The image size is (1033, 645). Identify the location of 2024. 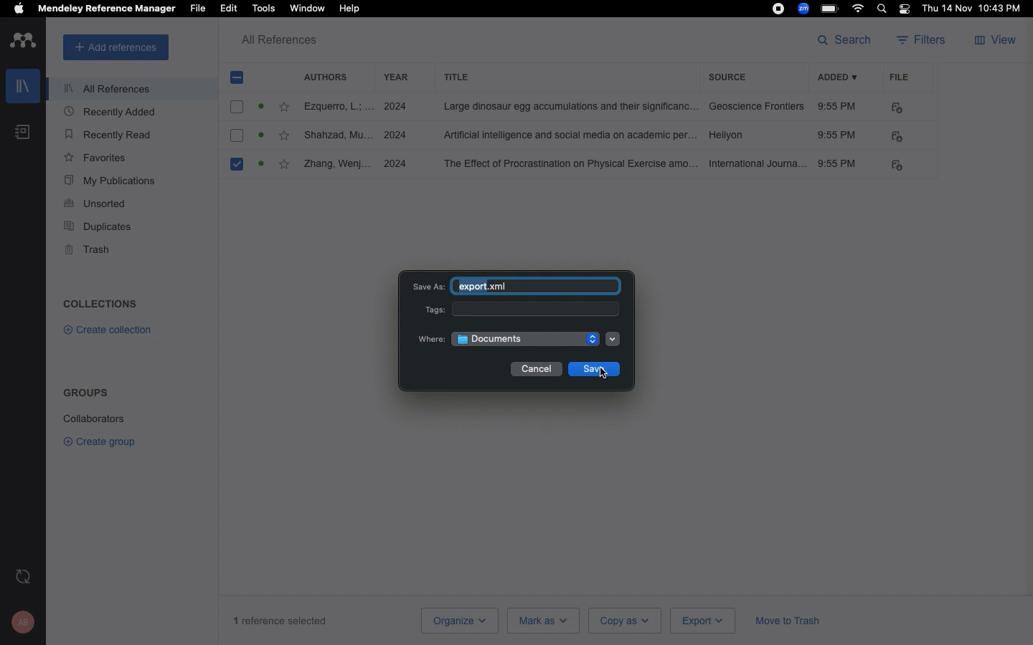
(398, 163).